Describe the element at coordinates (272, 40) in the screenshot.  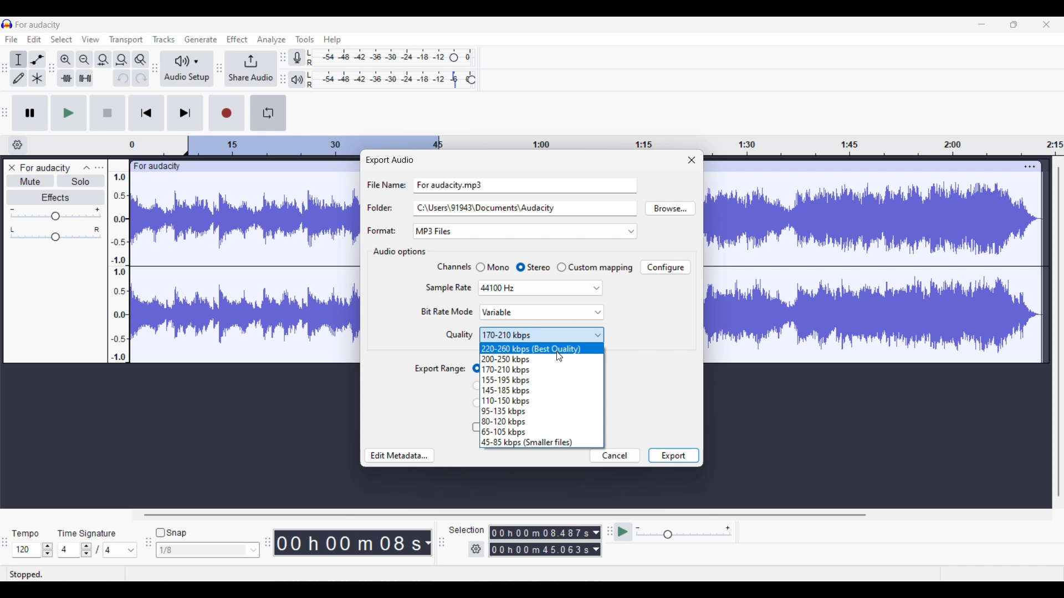
I see `Analyze menu` at that location.